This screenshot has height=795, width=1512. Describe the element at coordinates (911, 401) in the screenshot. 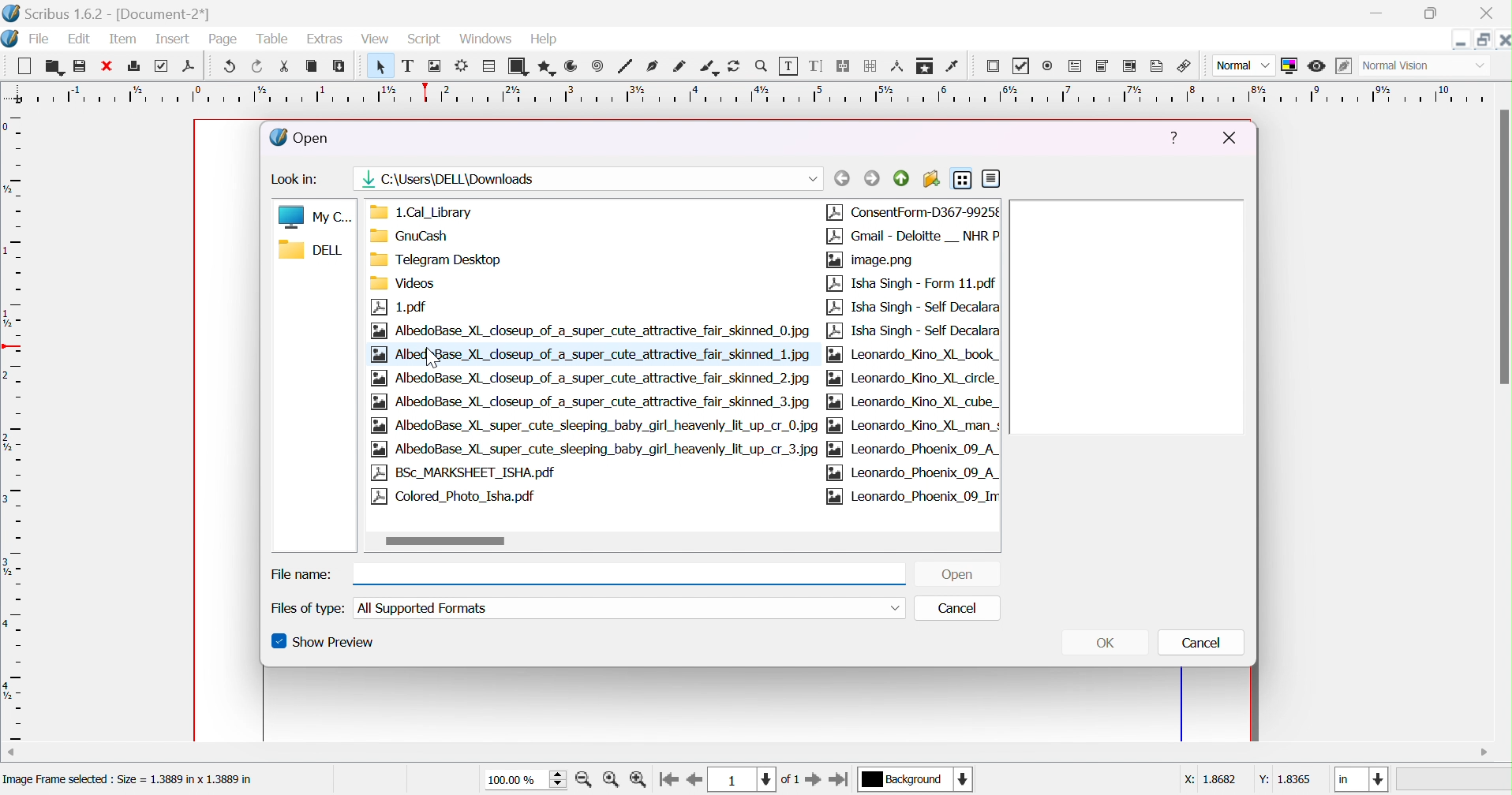

I see ` Leonardo_Kino_XL_cube_` at that location.